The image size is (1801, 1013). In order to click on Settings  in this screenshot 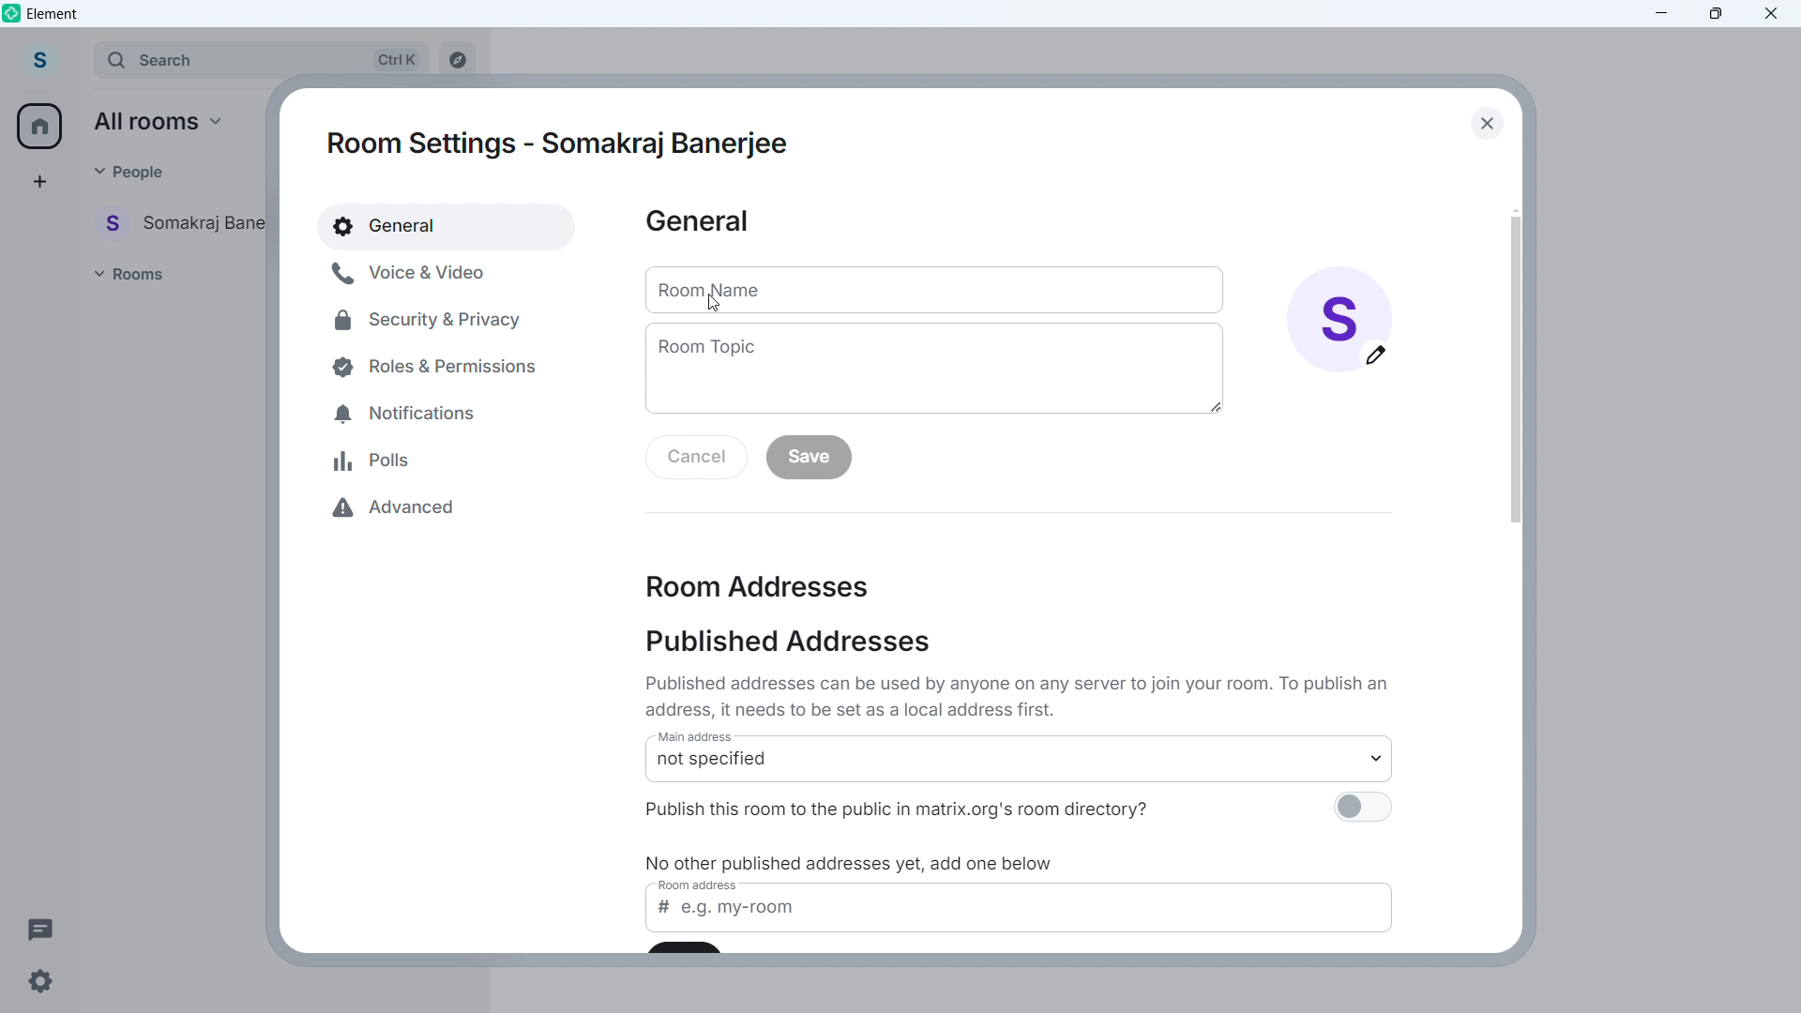, I will do `click(39, 986)`.